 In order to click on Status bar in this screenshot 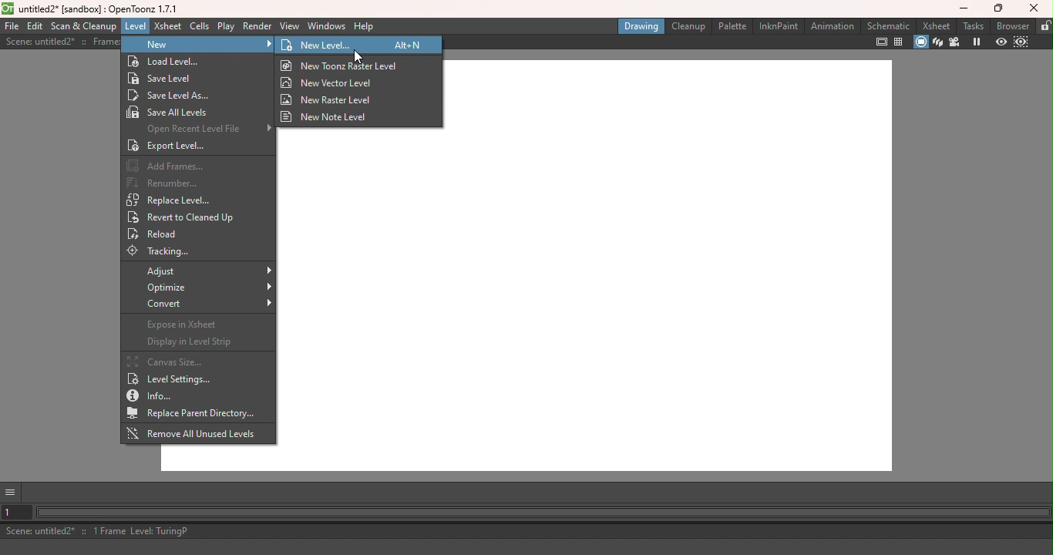, I will do `click(529, 533)`.